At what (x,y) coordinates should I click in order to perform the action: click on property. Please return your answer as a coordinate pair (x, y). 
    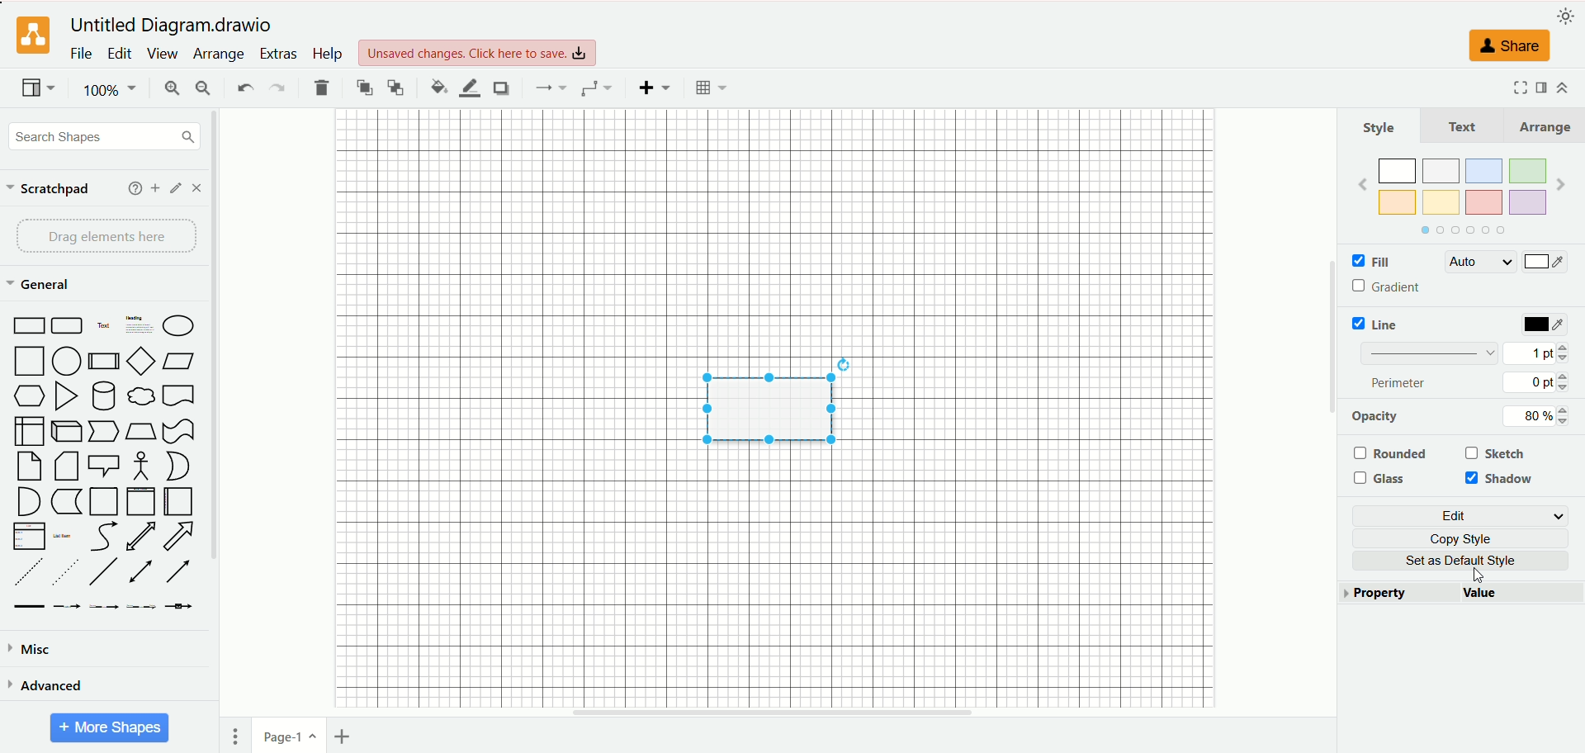
    Looking at the image, I should click on (1399, 594).